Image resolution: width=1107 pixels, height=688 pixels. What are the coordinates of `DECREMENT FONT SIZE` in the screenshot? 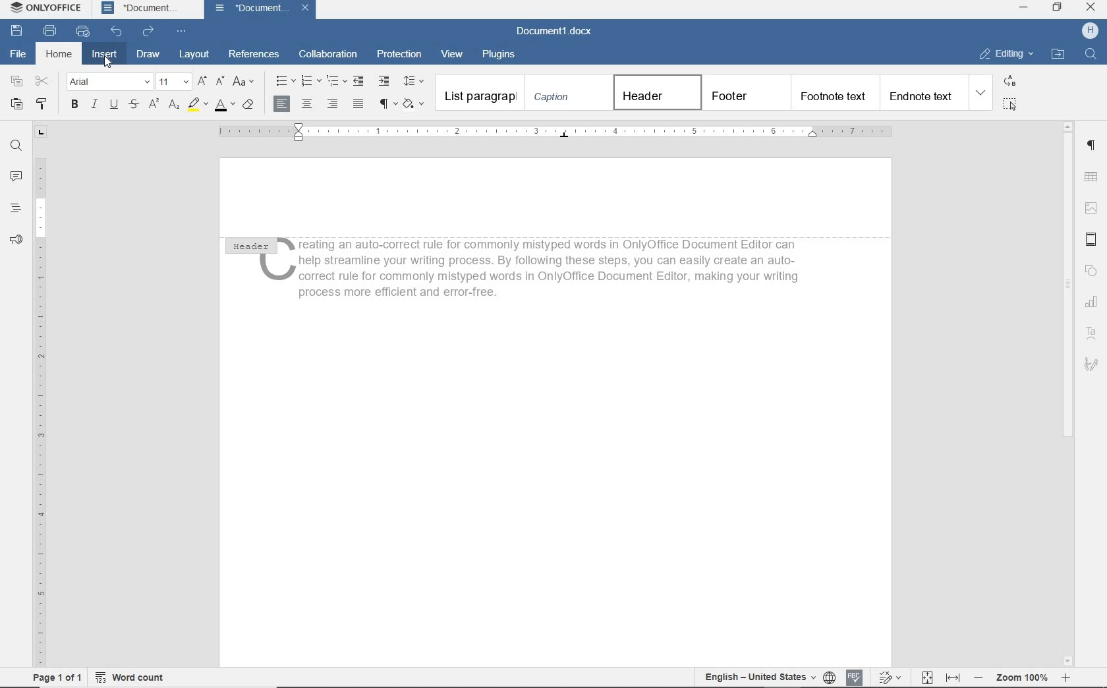 It's located at (220, 82).